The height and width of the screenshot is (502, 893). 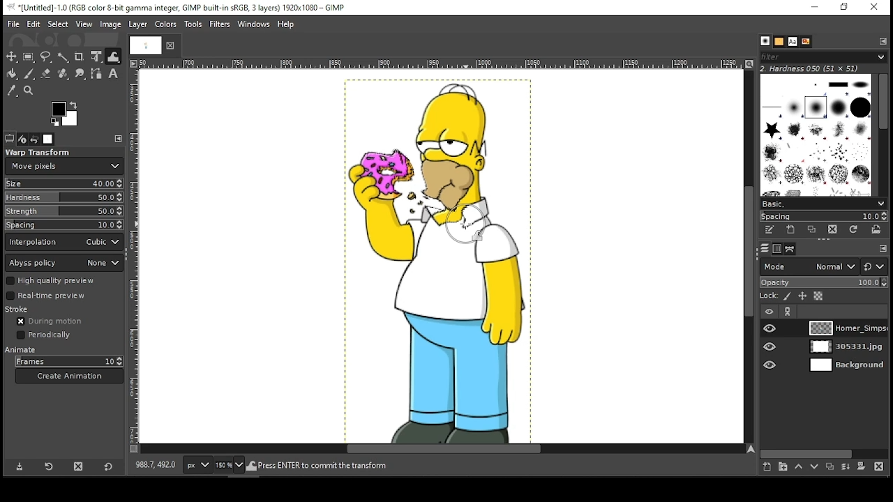 What do you see at coordinates (885, 135) in the screenshot?
I see `scroll bar` at bounding box center [885, 135].